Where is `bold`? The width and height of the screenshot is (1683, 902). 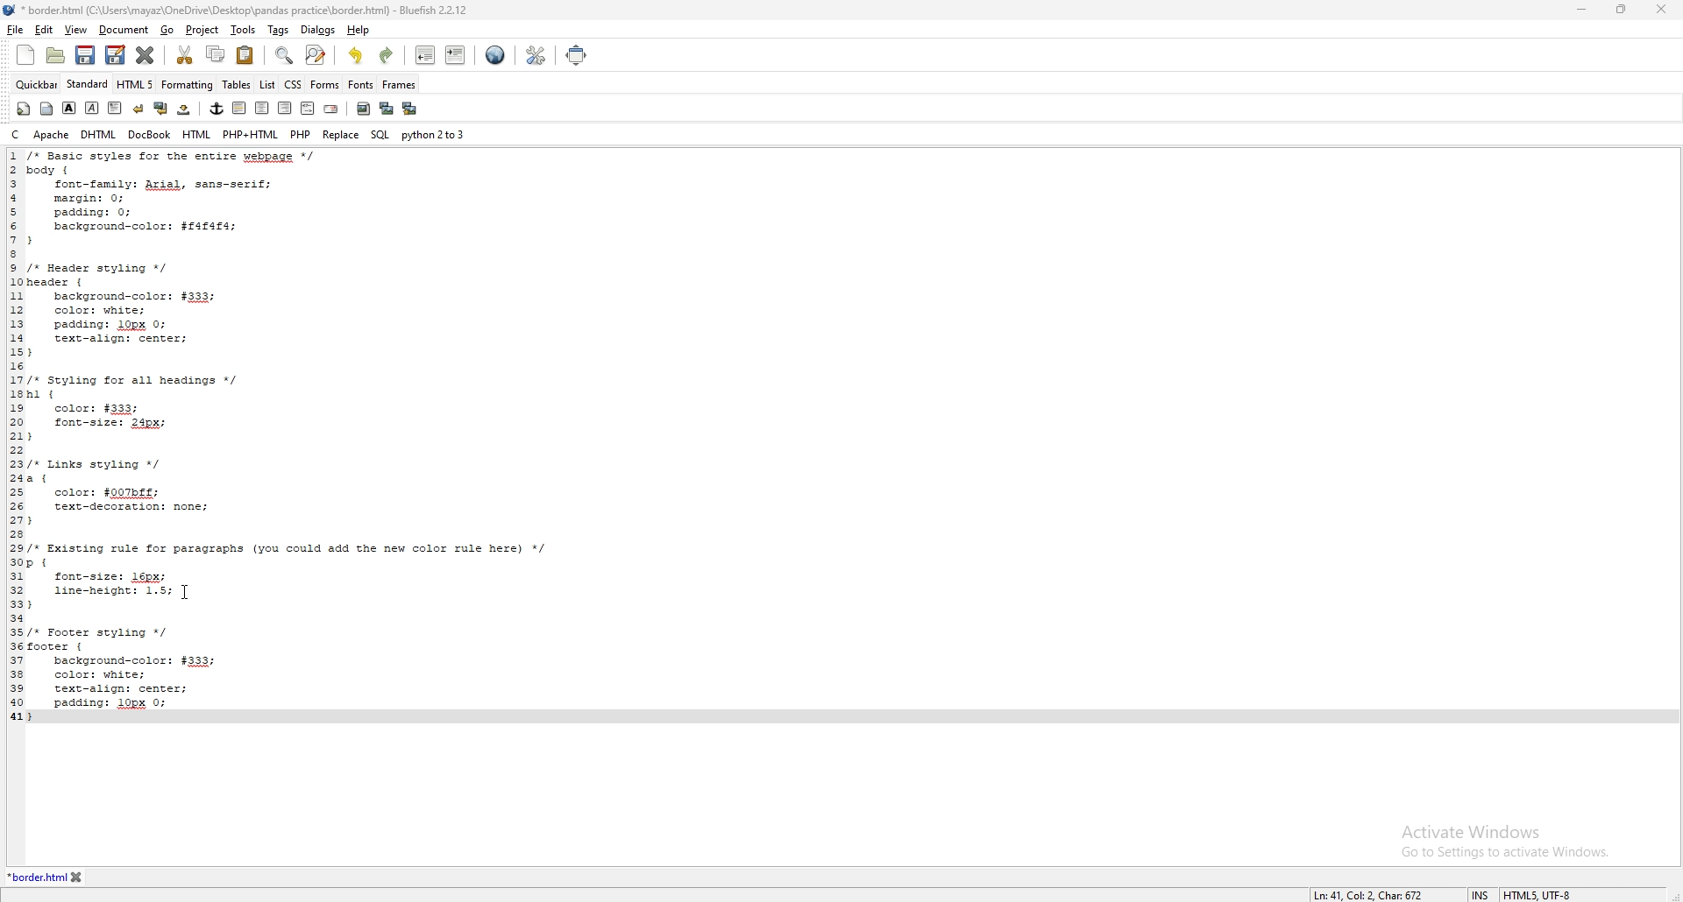 bold is located at coordinates (70, 108).